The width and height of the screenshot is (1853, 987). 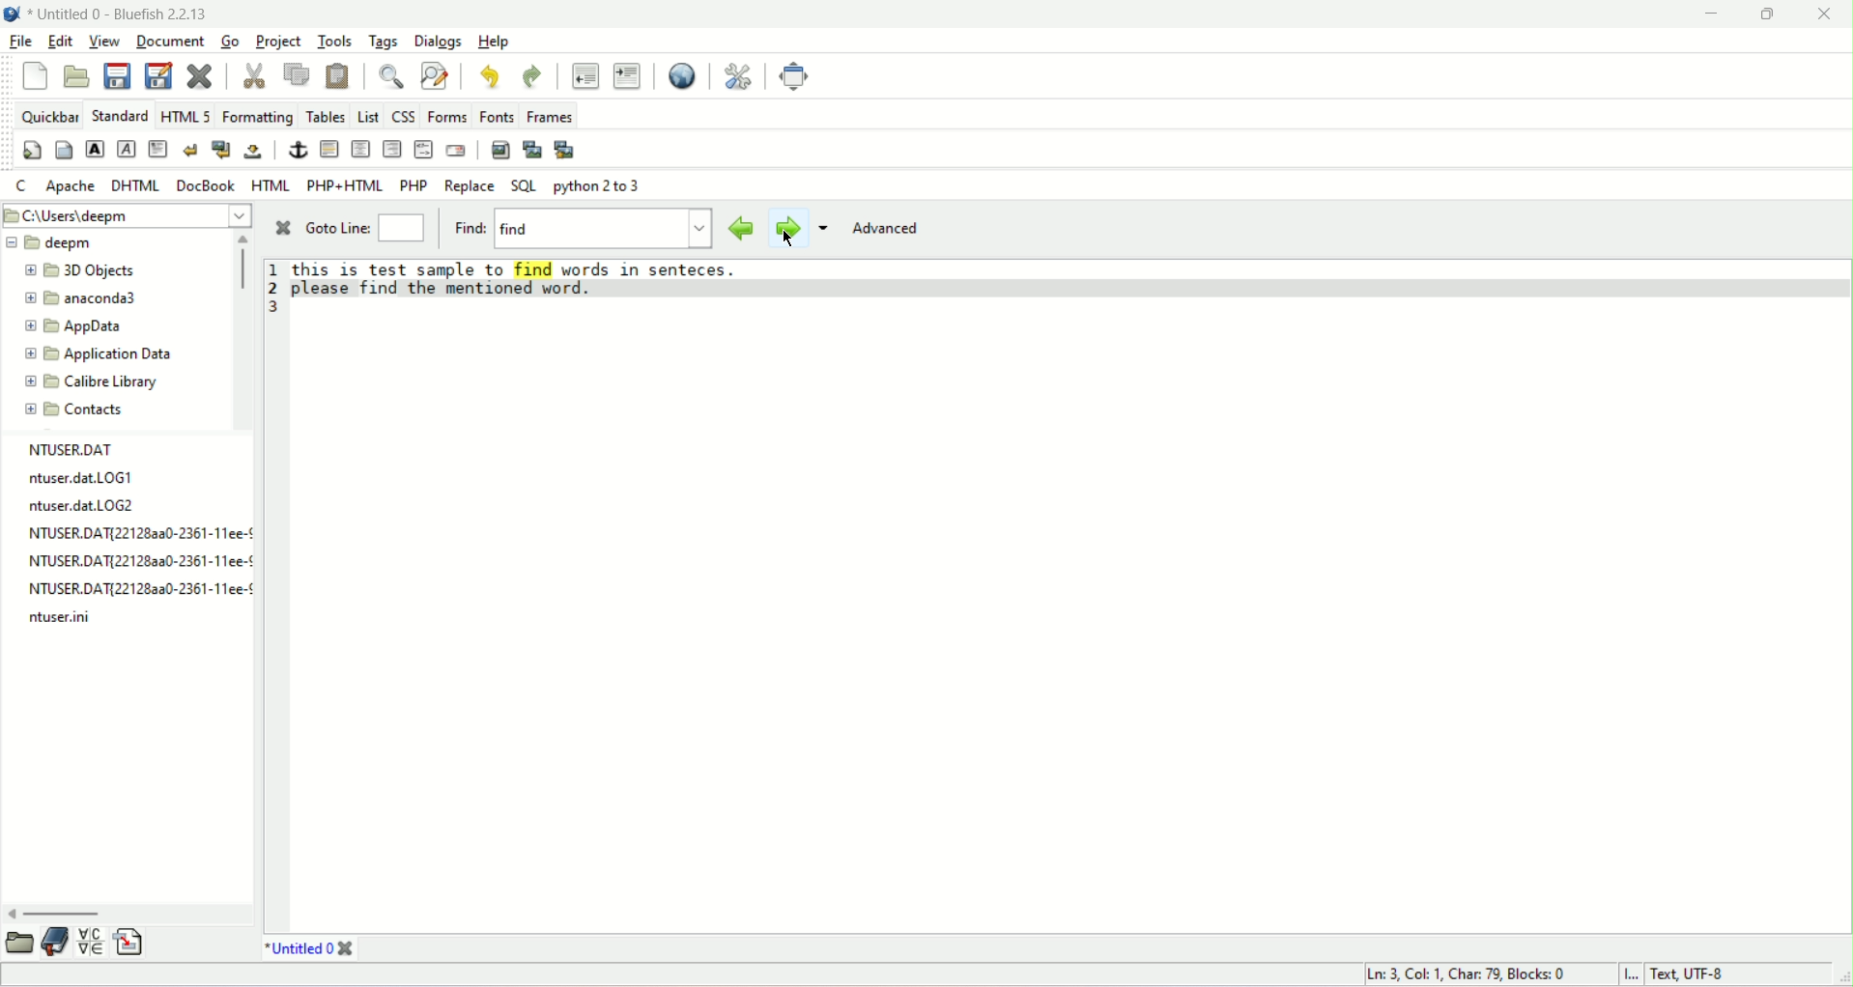 What do you see at coordinates (489, 77) in the screenshot?
I see `undo` at bounding box center [489, 77].